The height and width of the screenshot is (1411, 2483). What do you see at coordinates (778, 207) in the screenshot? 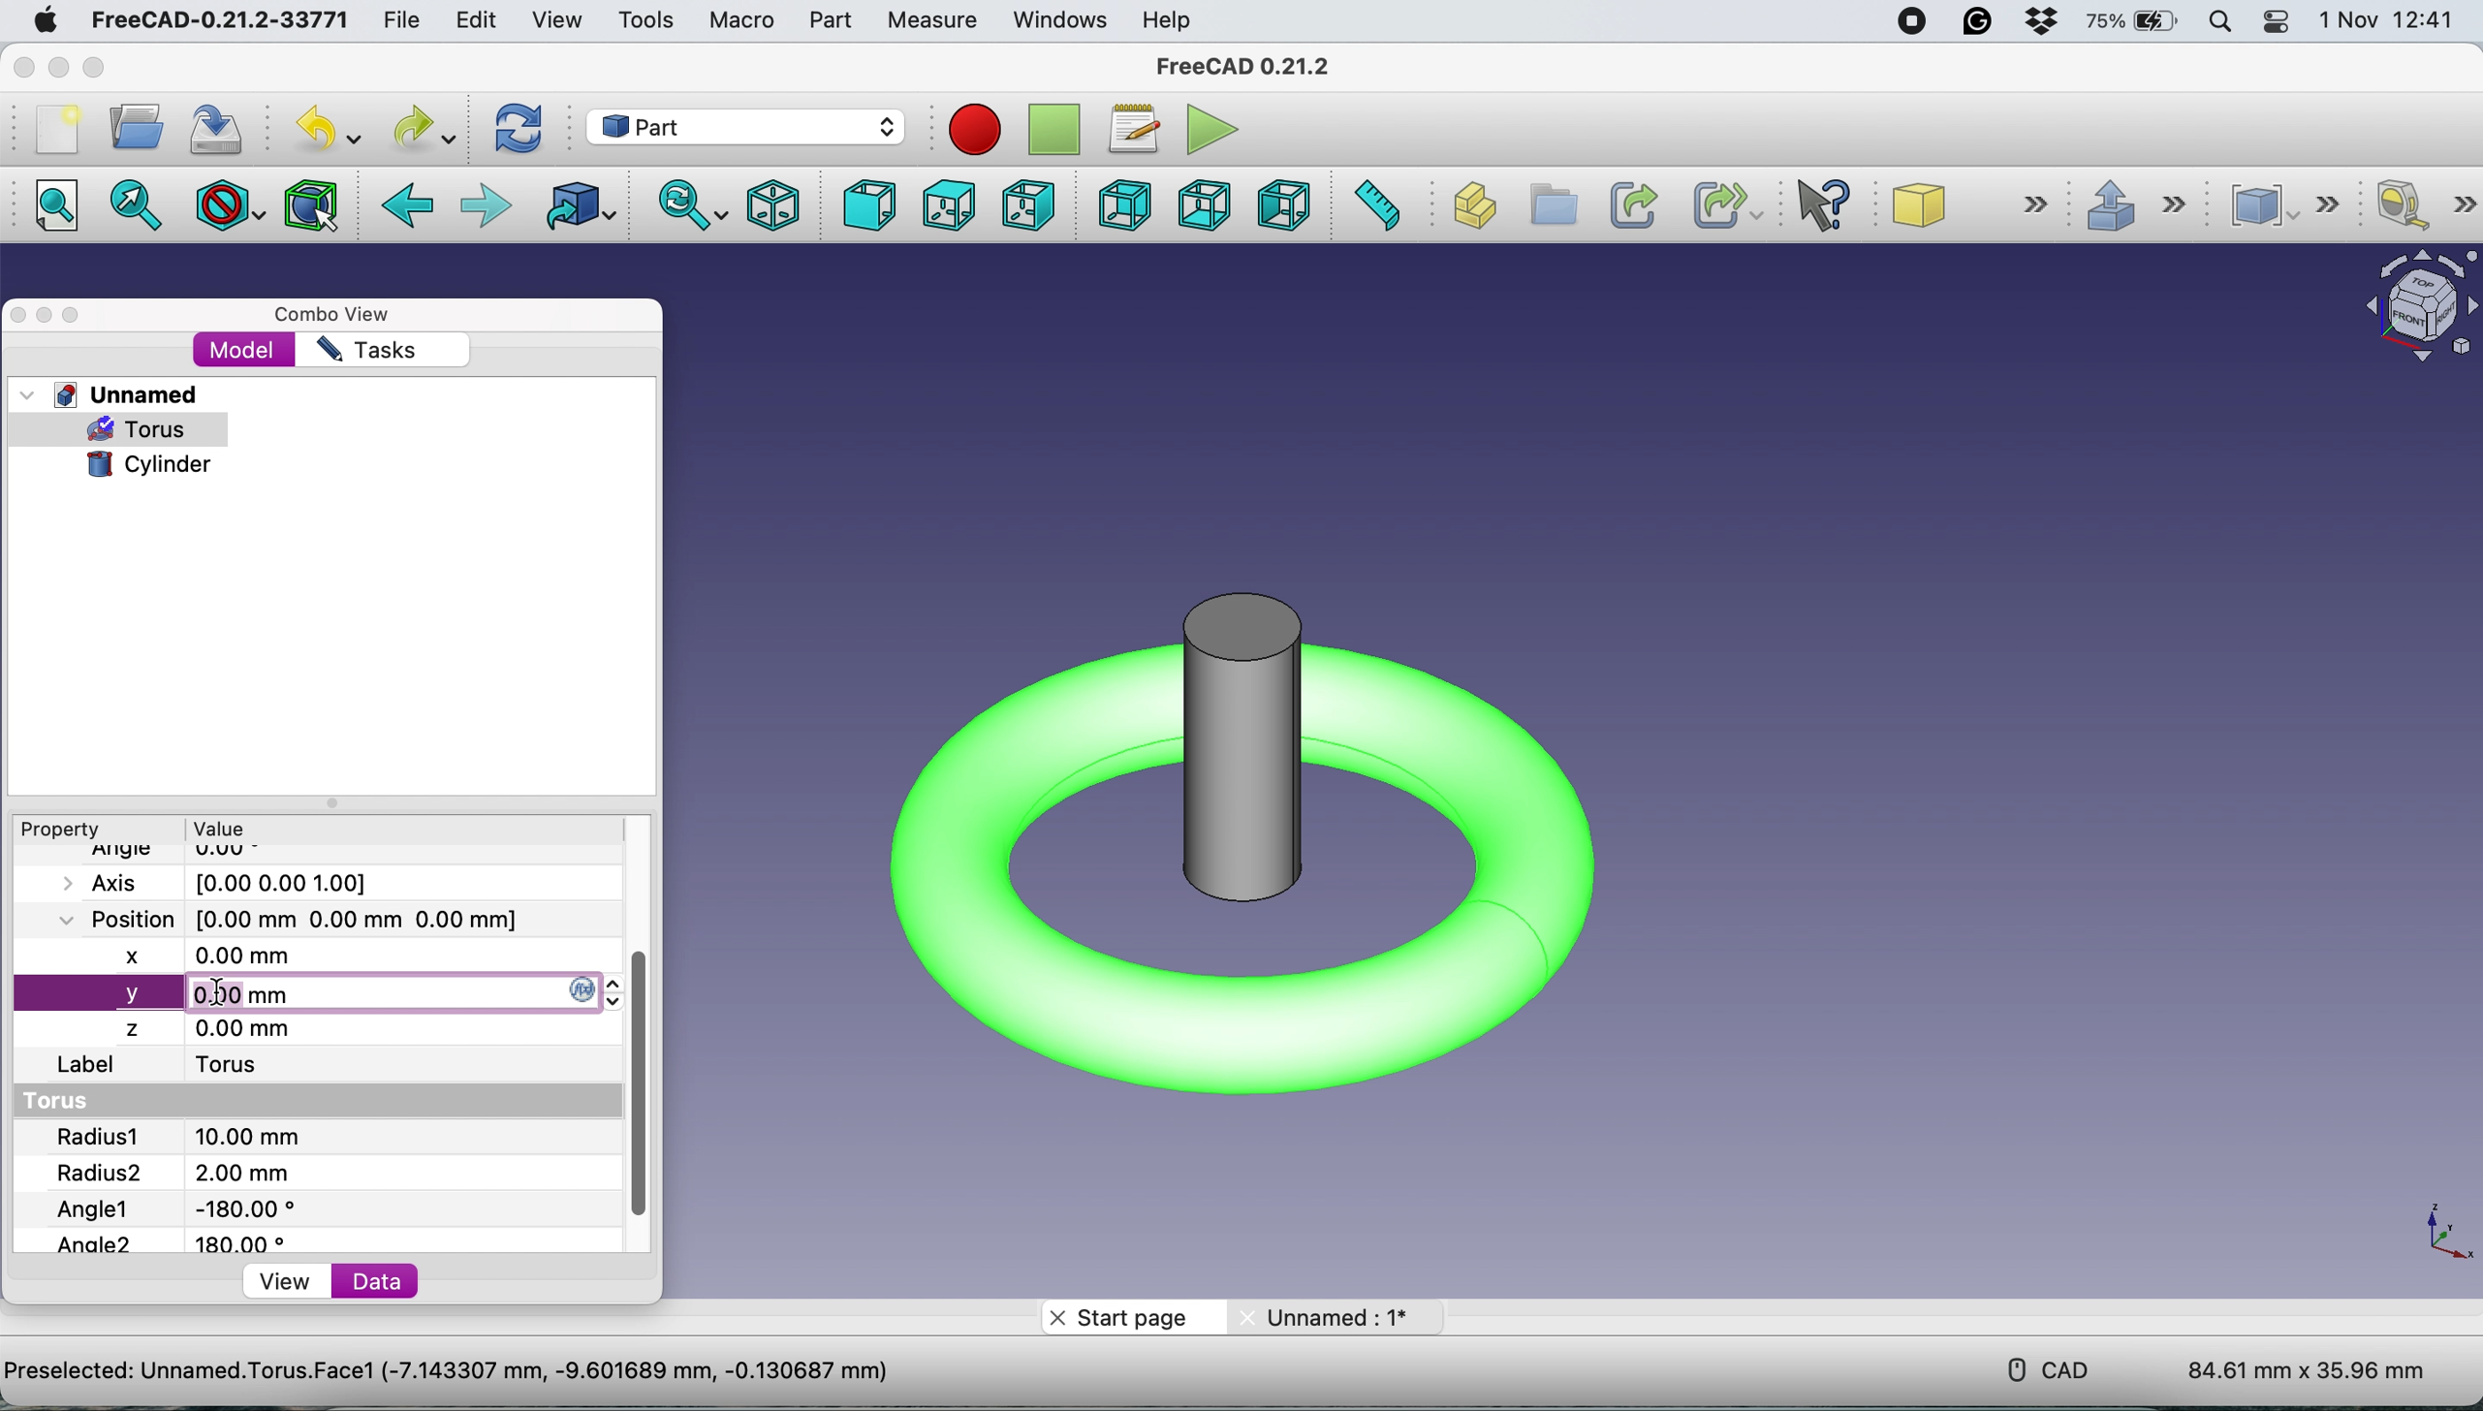
I see `isometric` at bounding box center [778, 207].